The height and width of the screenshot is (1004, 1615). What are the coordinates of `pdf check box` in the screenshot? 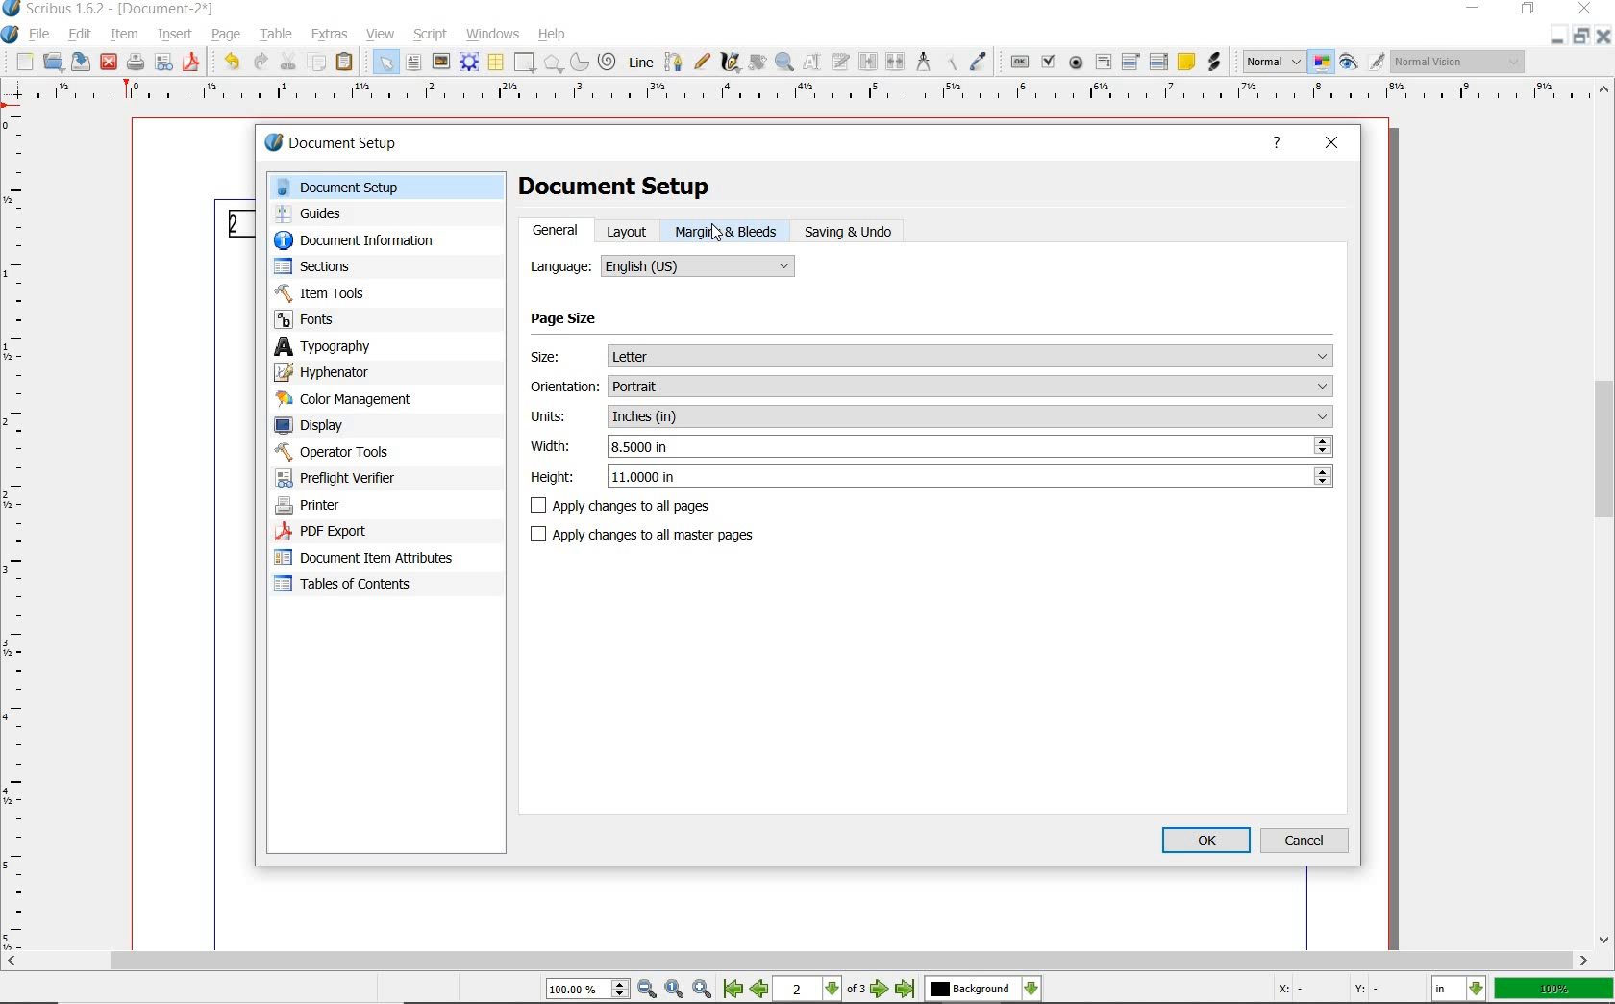 It's located at (1050, 63).